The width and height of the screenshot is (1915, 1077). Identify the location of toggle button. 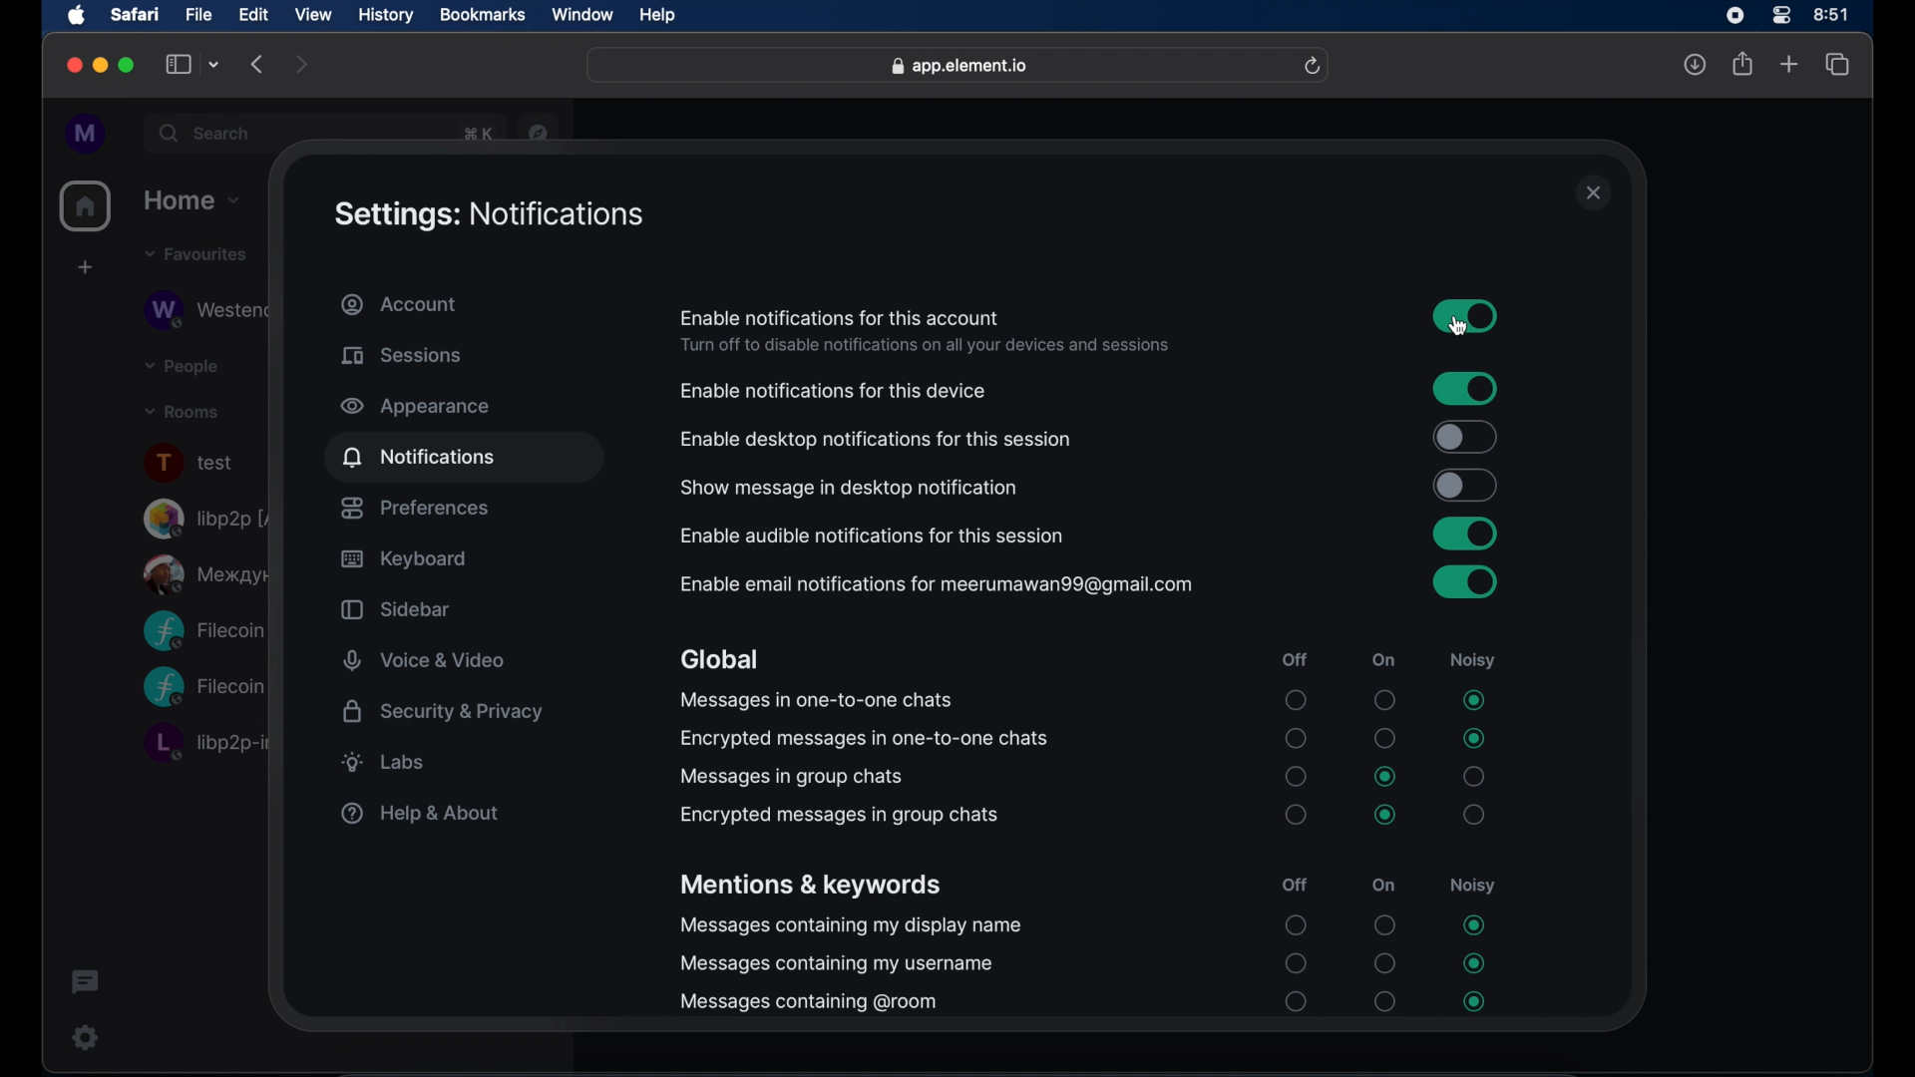
(1463, 437).